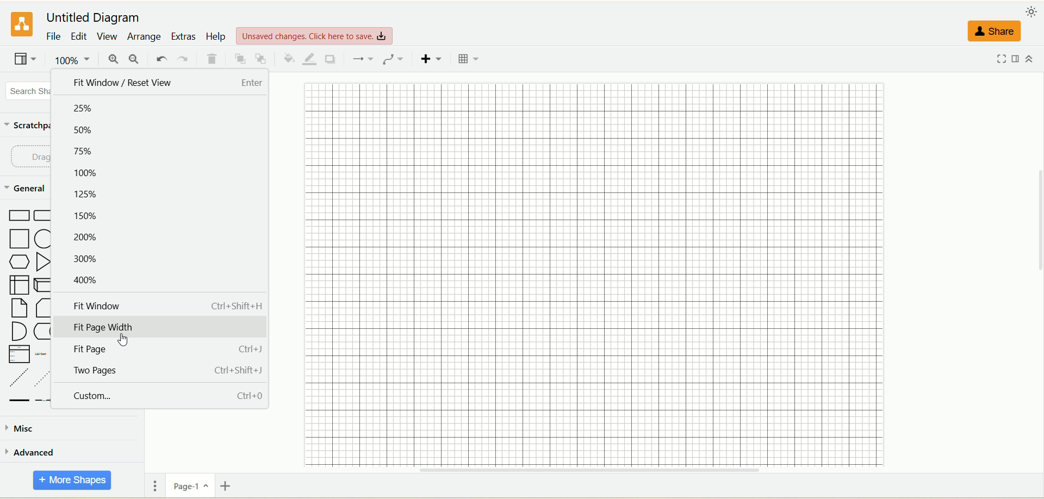 This screenshot has height=499, width=1044. I want to click on waypoints, so click(391, 59).